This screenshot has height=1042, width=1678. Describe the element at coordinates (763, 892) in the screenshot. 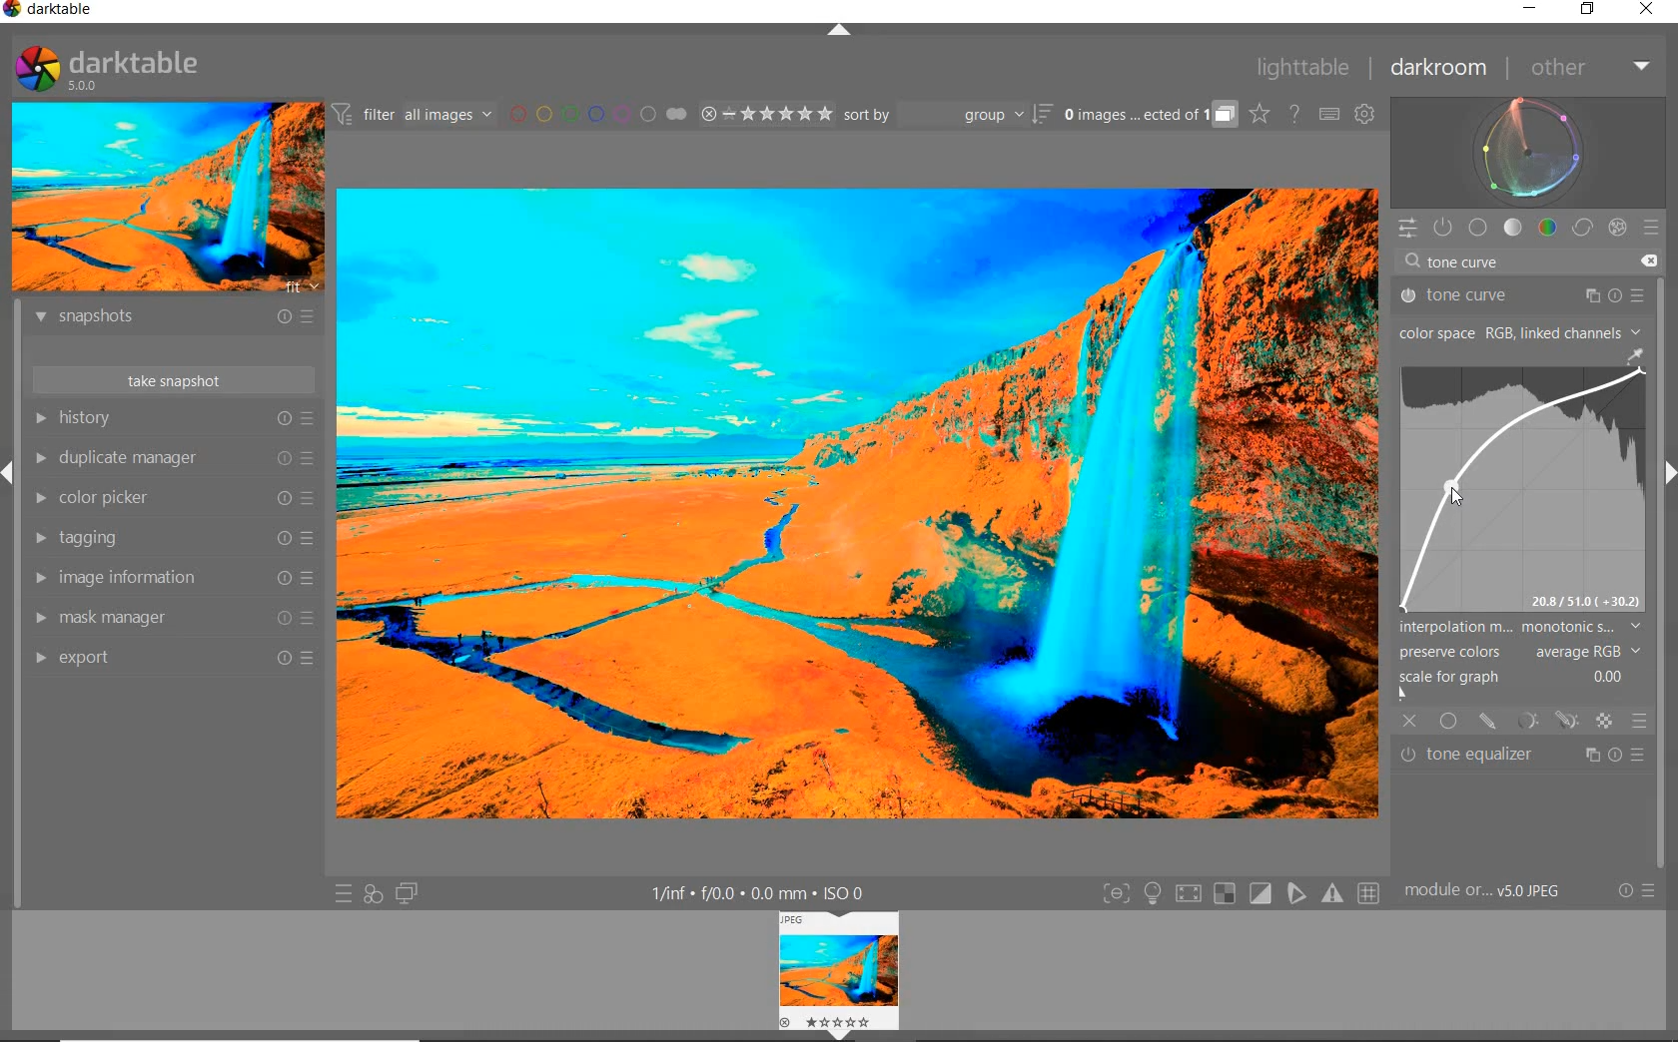

I see `DISPLAYED GUI INFO` at that location.